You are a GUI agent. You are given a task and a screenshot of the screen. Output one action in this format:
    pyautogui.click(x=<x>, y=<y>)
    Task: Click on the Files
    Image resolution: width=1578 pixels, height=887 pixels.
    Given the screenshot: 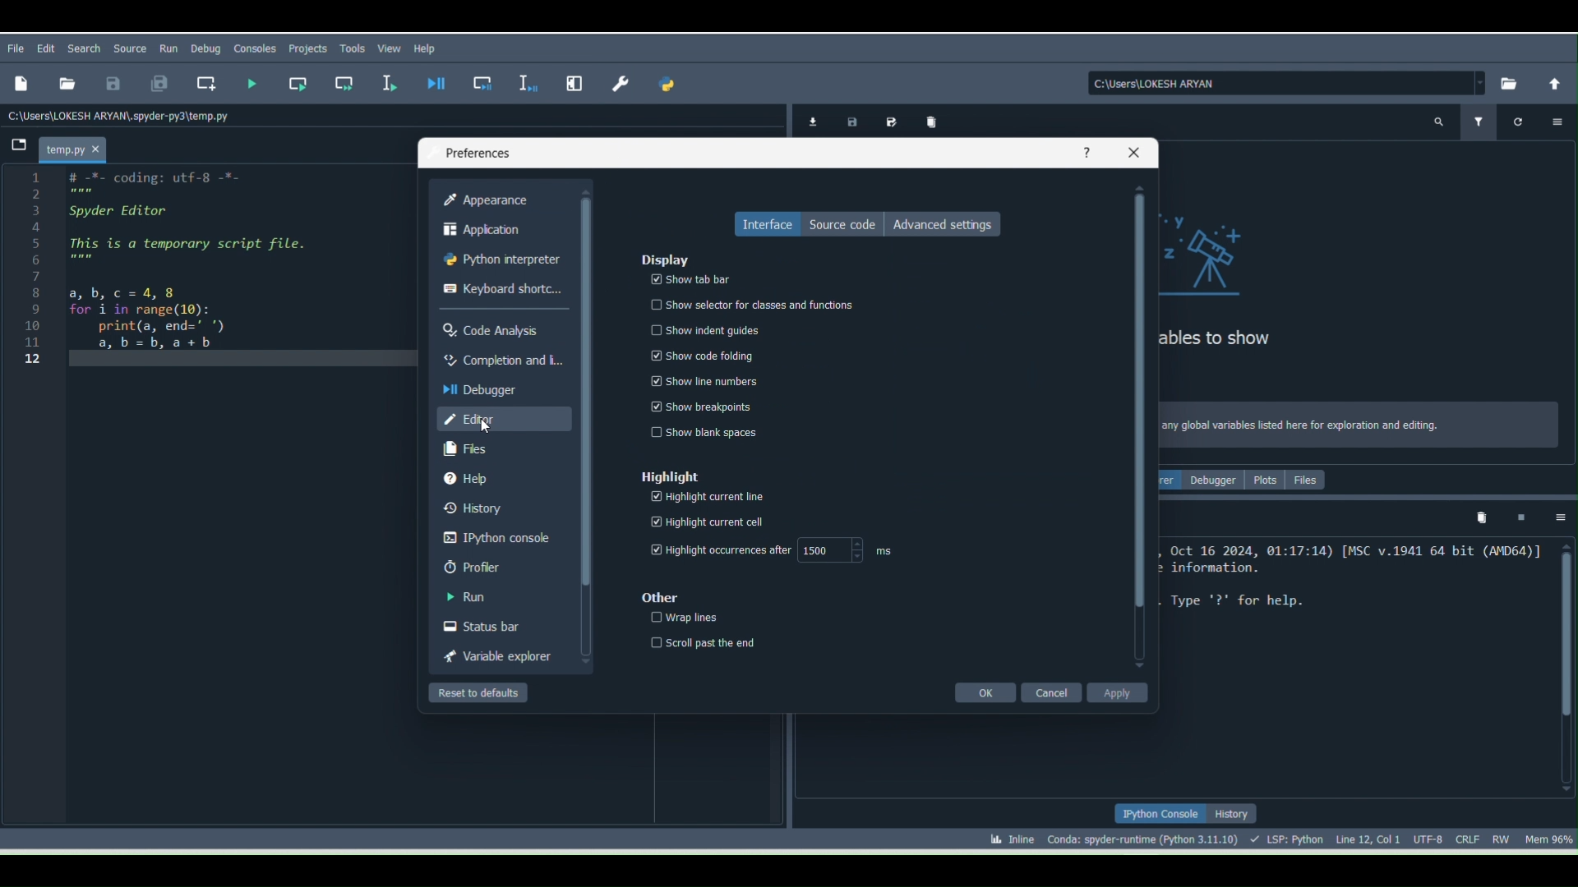 What is the action you would take?
    pyautogui.click(x=1308, y=478)
    